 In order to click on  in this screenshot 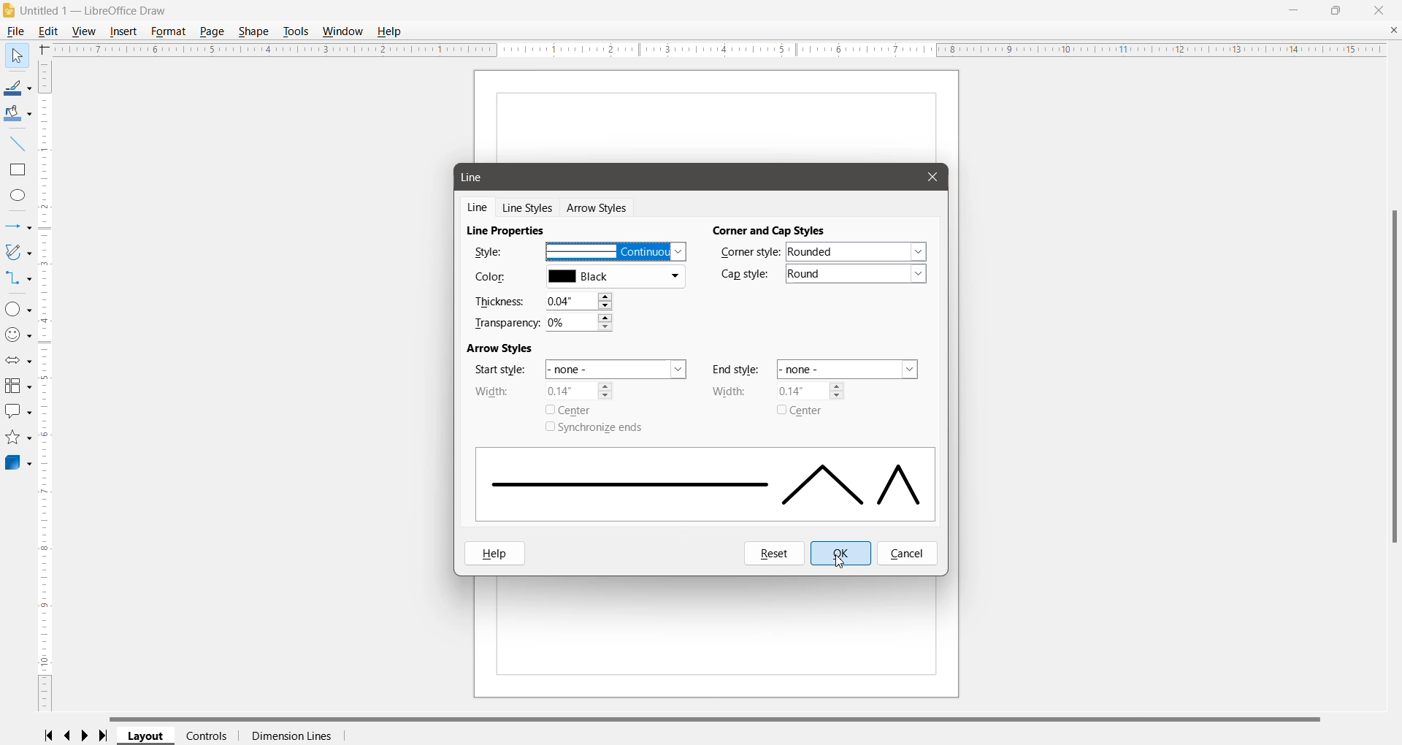, I will do `click(812, 391)`.